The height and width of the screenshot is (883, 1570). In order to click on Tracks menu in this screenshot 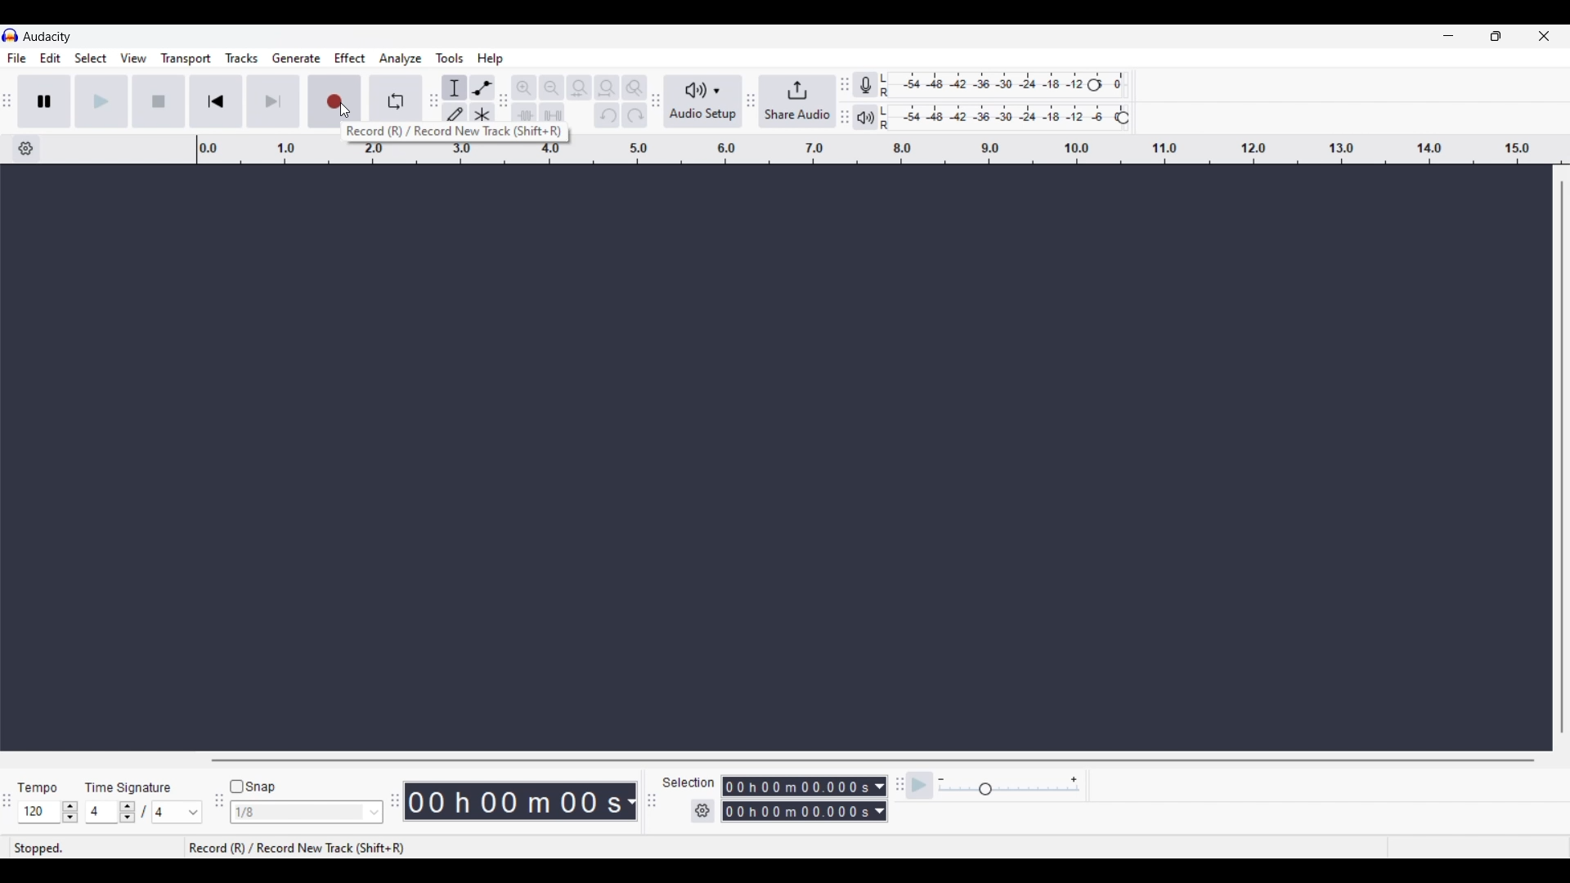, I will do `click(241, 58)`.